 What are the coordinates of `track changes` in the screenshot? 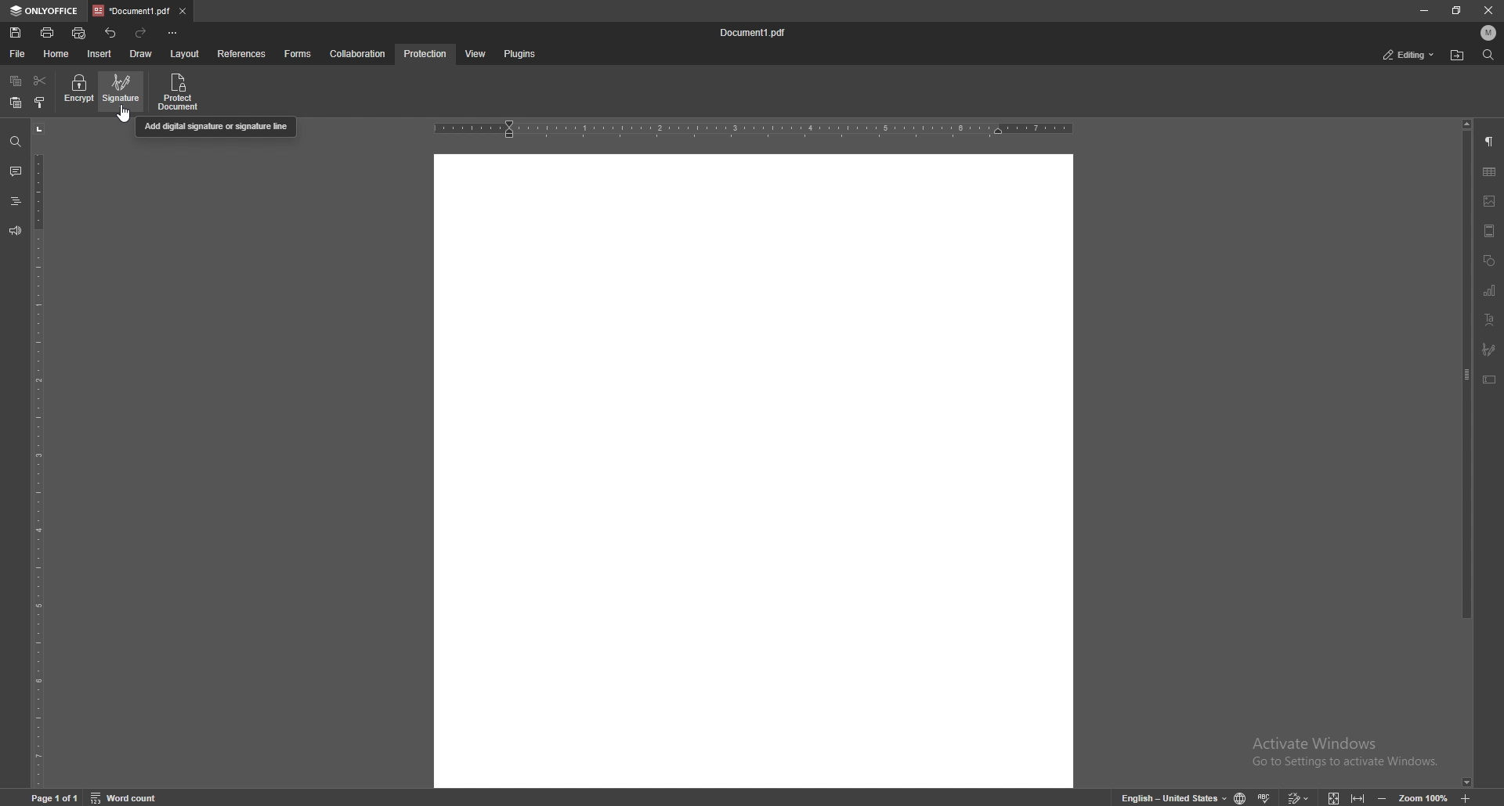 It's located at (1296, 796).